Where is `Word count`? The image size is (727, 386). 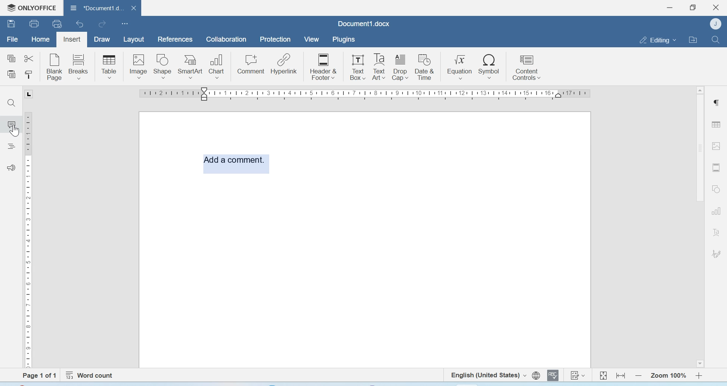 Word count is located at coordinates (91, 375).